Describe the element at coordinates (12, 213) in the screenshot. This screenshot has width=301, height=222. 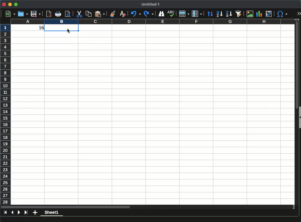
I see `previous sheet` at that location.